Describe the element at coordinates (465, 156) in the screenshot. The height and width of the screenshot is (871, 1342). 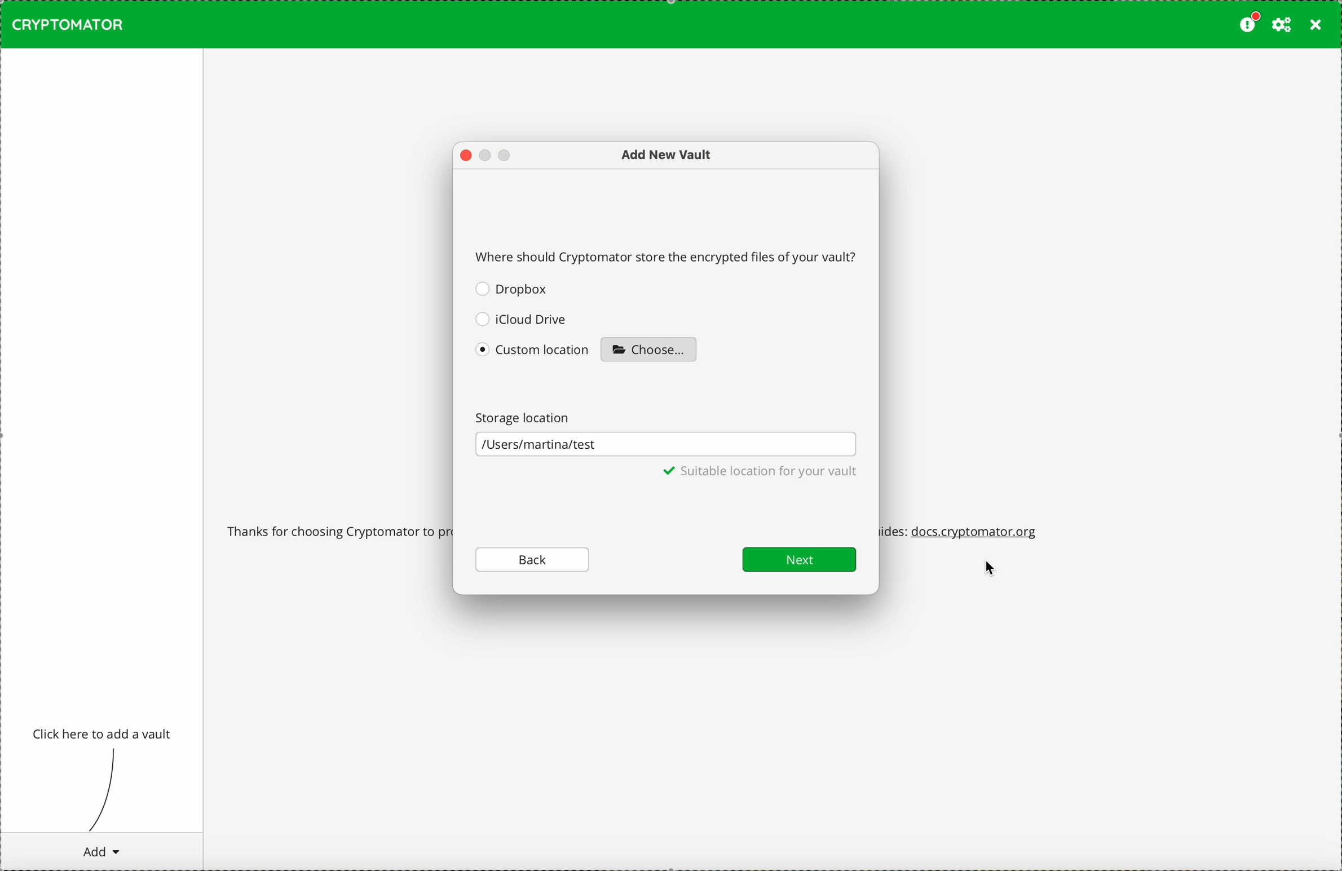
I see `close` at that location.